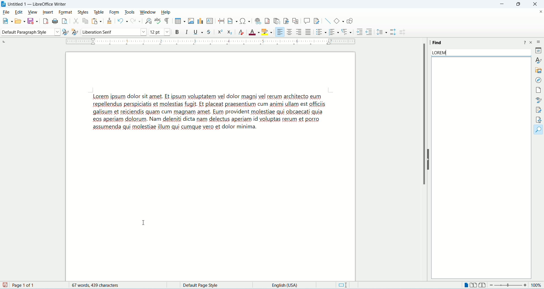  I want to click on insert comment, so click(307, 20).